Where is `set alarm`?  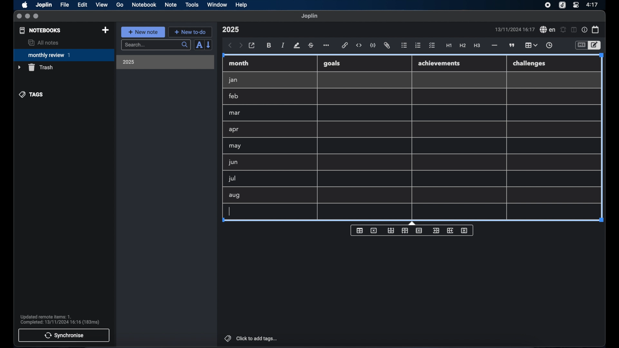
set alarm is located at coordinates (563, 30).